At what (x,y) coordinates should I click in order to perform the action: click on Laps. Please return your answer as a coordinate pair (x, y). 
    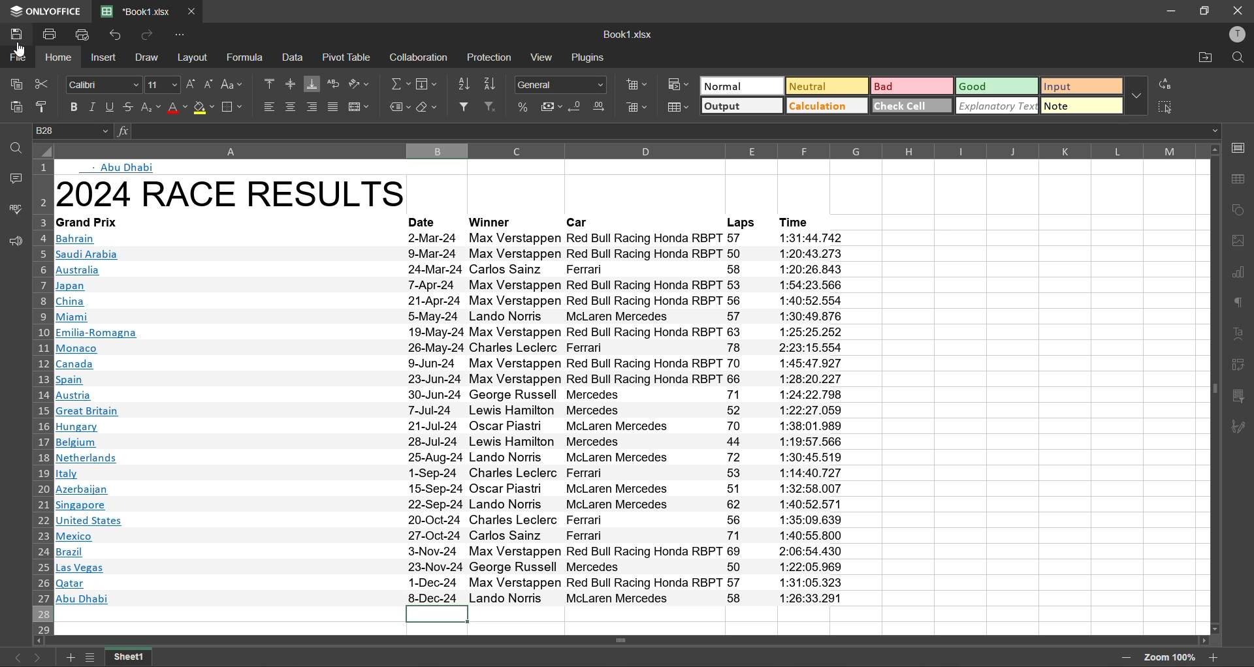
    Looking at the image, I should click on (739, 222).